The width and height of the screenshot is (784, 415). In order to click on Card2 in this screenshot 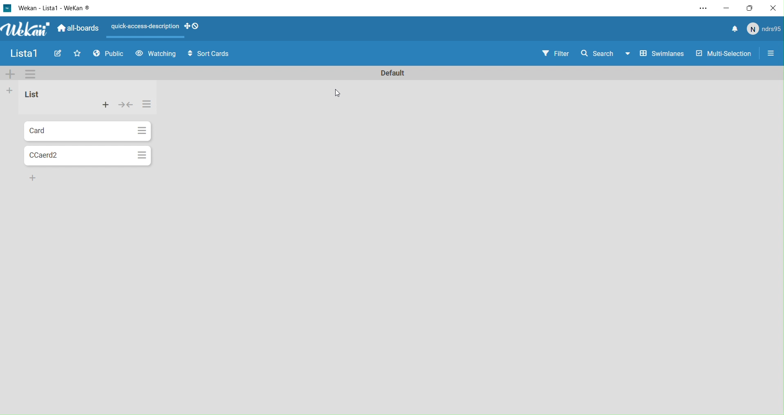, I will do `click(77, 154)`.